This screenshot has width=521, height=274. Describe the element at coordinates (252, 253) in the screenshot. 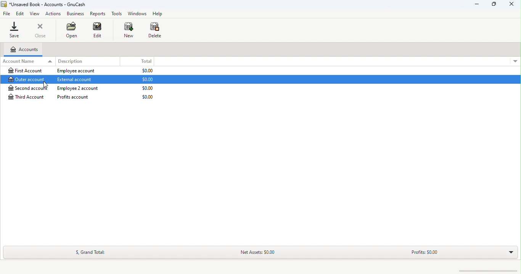

I see `Net assets` at that location.